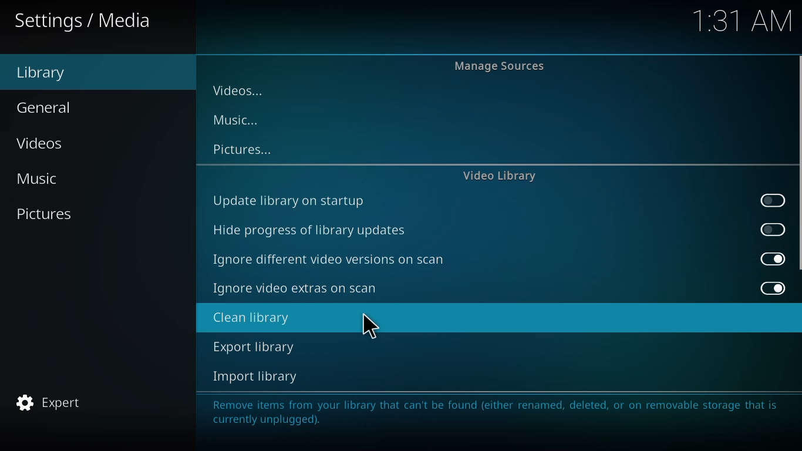 This screenshot has width=802, height=451. I want to click on Pictures, so click(49, 217).